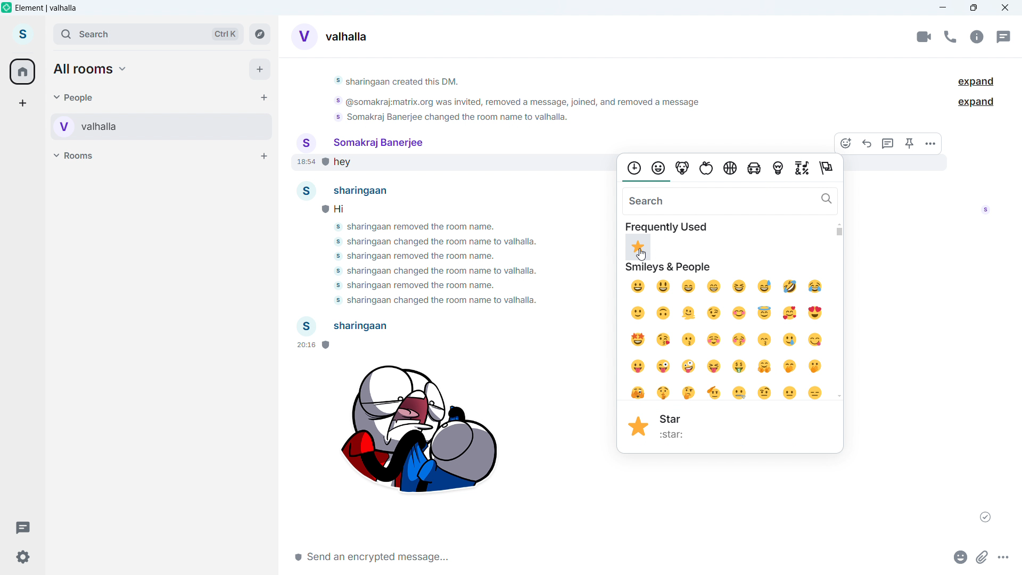  Describe the element at coordinates (665, 392) in the screenshot. I see `shushing face` at that location.